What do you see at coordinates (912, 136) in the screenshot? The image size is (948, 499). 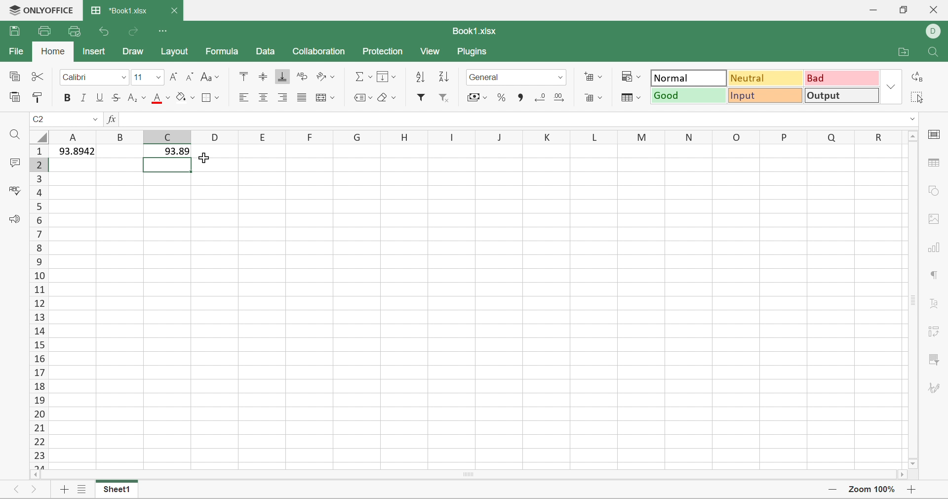 I see `Scroll Up` at bounding box center [912, 136].